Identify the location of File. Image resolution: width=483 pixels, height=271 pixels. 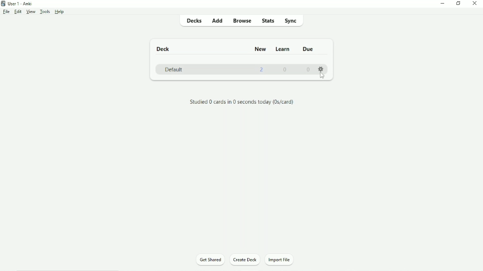
(6, 12).